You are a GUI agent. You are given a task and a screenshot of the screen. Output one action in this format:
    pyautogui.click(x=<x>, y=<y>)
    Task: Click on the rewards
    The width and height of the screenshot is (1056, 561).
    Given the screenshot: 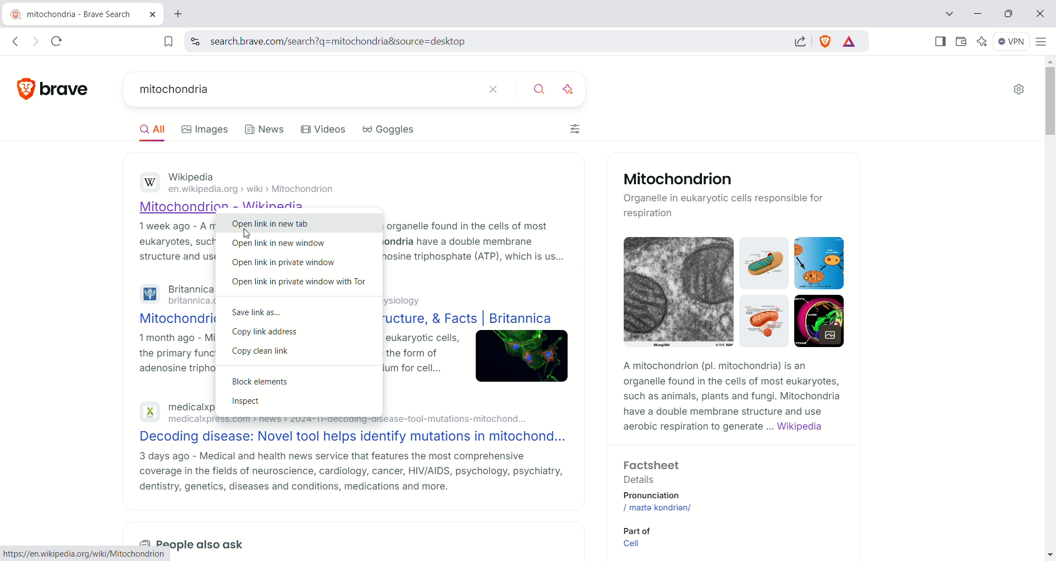 What is the action you would take?
    pyautogui.click(x=851, y=41)
    